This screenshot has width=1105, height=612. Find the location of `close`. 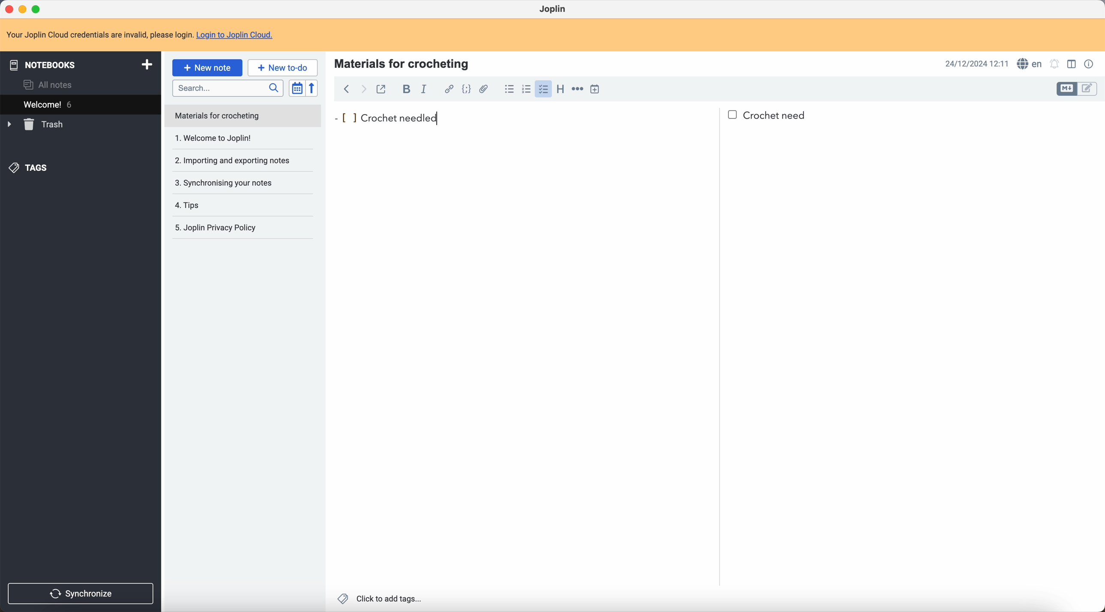

close is located at coordinates (10, 9).